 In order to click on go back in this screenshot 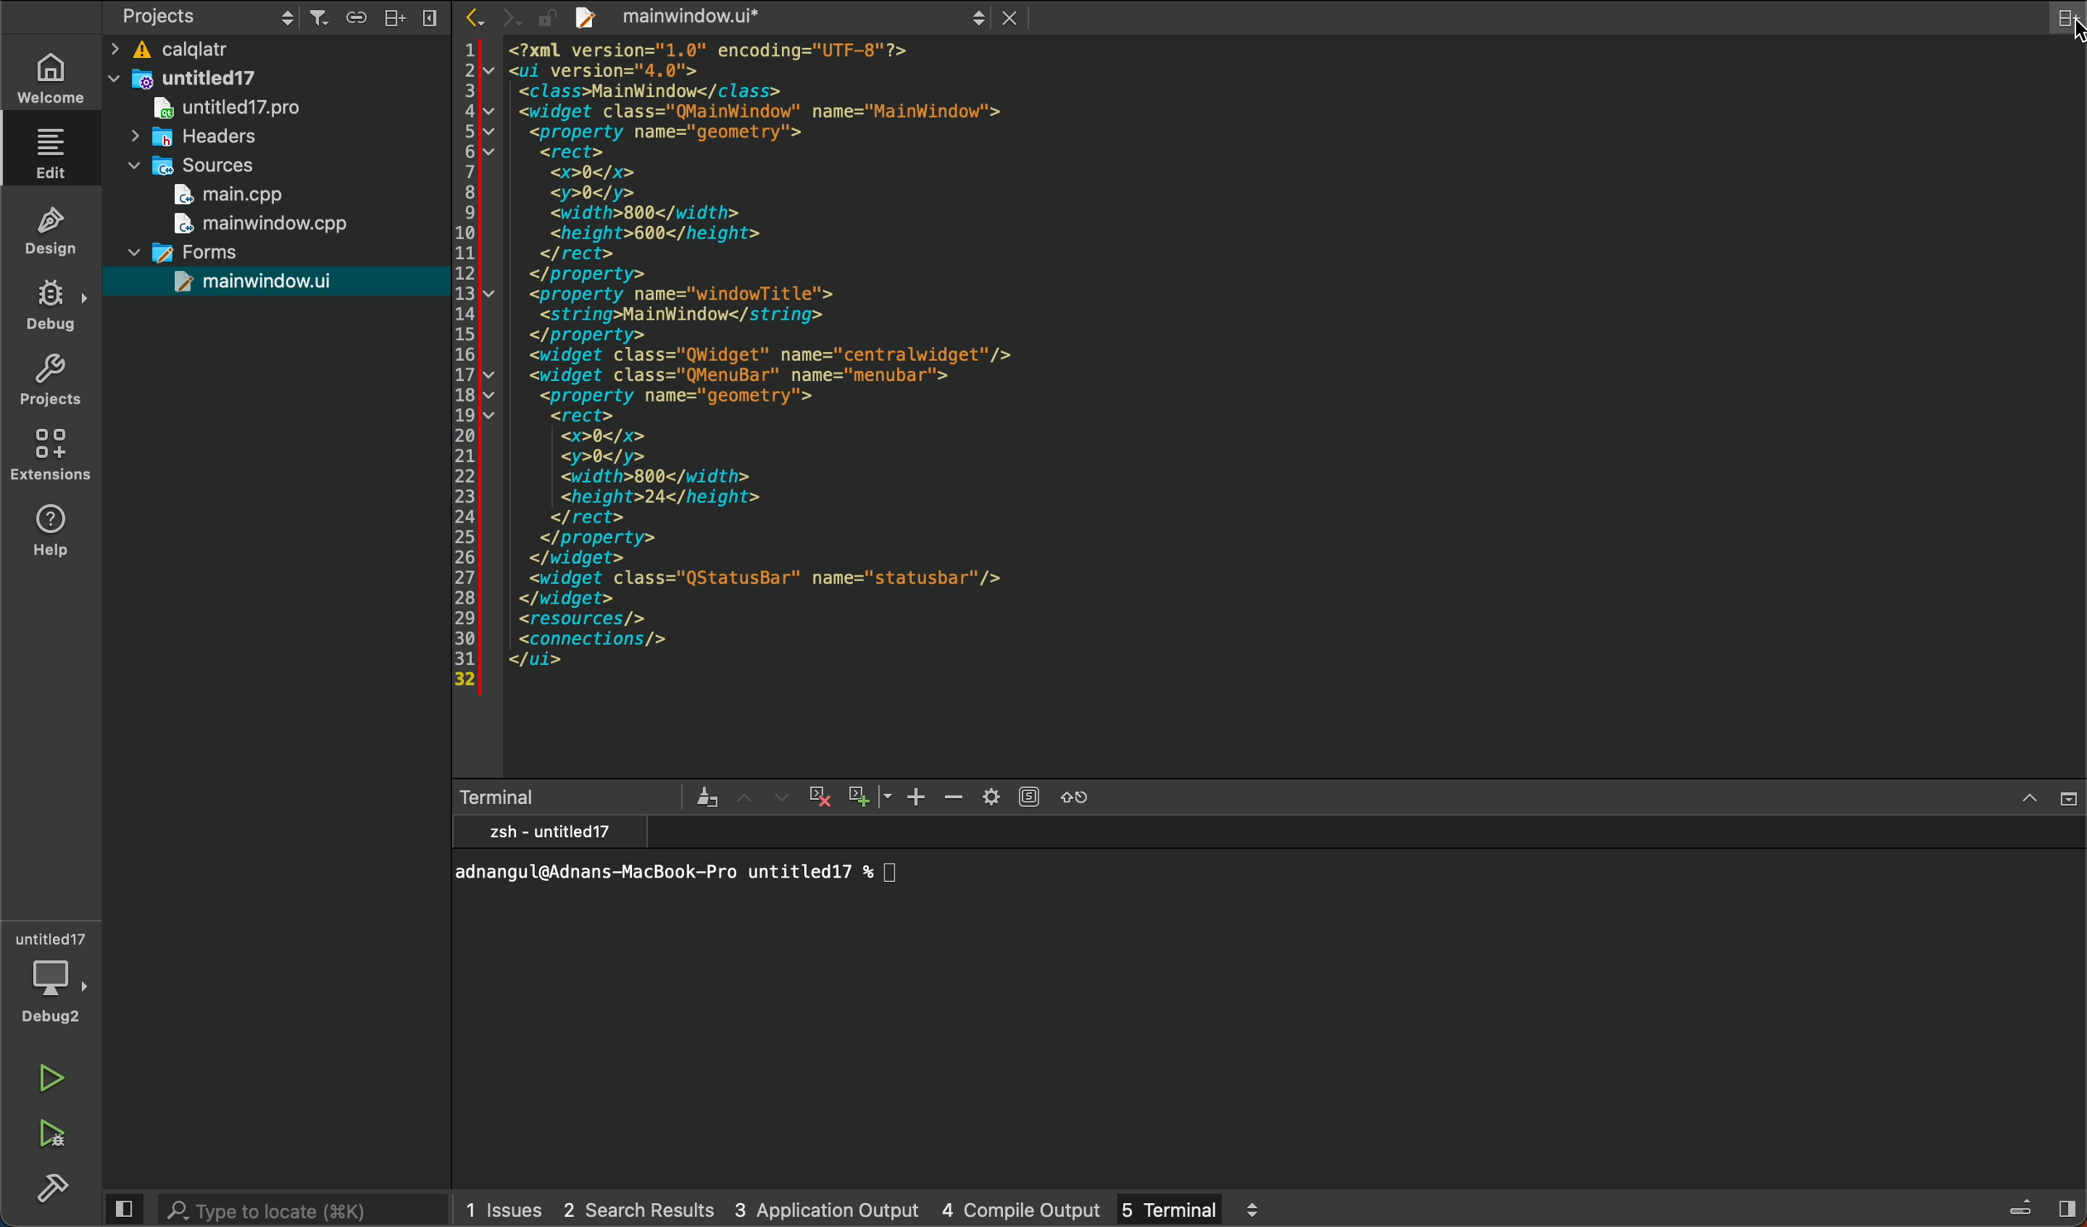, I will do `click(471, 16)`.